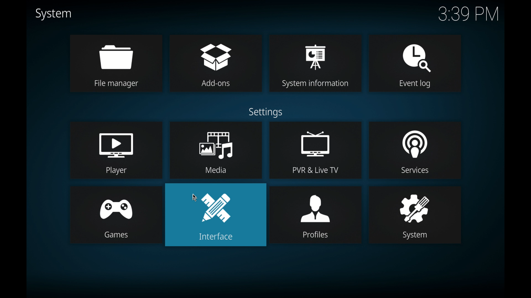  What do you see at coordinates (115, 214) in the screenshot?
I see `games` at bounding box center [115, 214].